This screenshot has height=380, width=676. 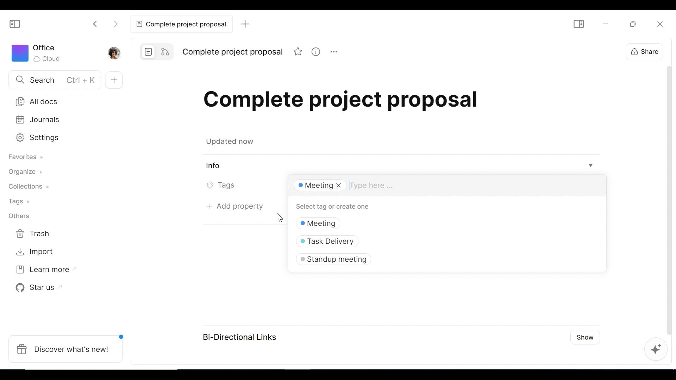 I want to click on updated now, so click(x=232, y=141).